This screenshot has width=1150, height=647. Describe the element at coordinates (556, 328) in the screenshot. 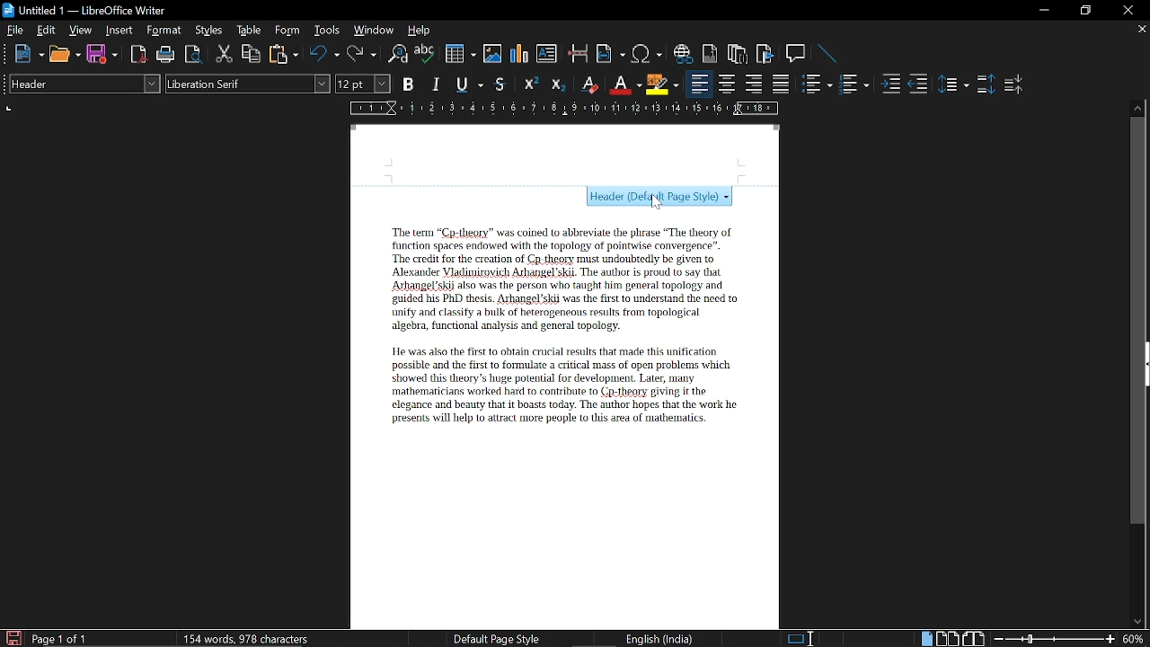

I see `Text` at that location.